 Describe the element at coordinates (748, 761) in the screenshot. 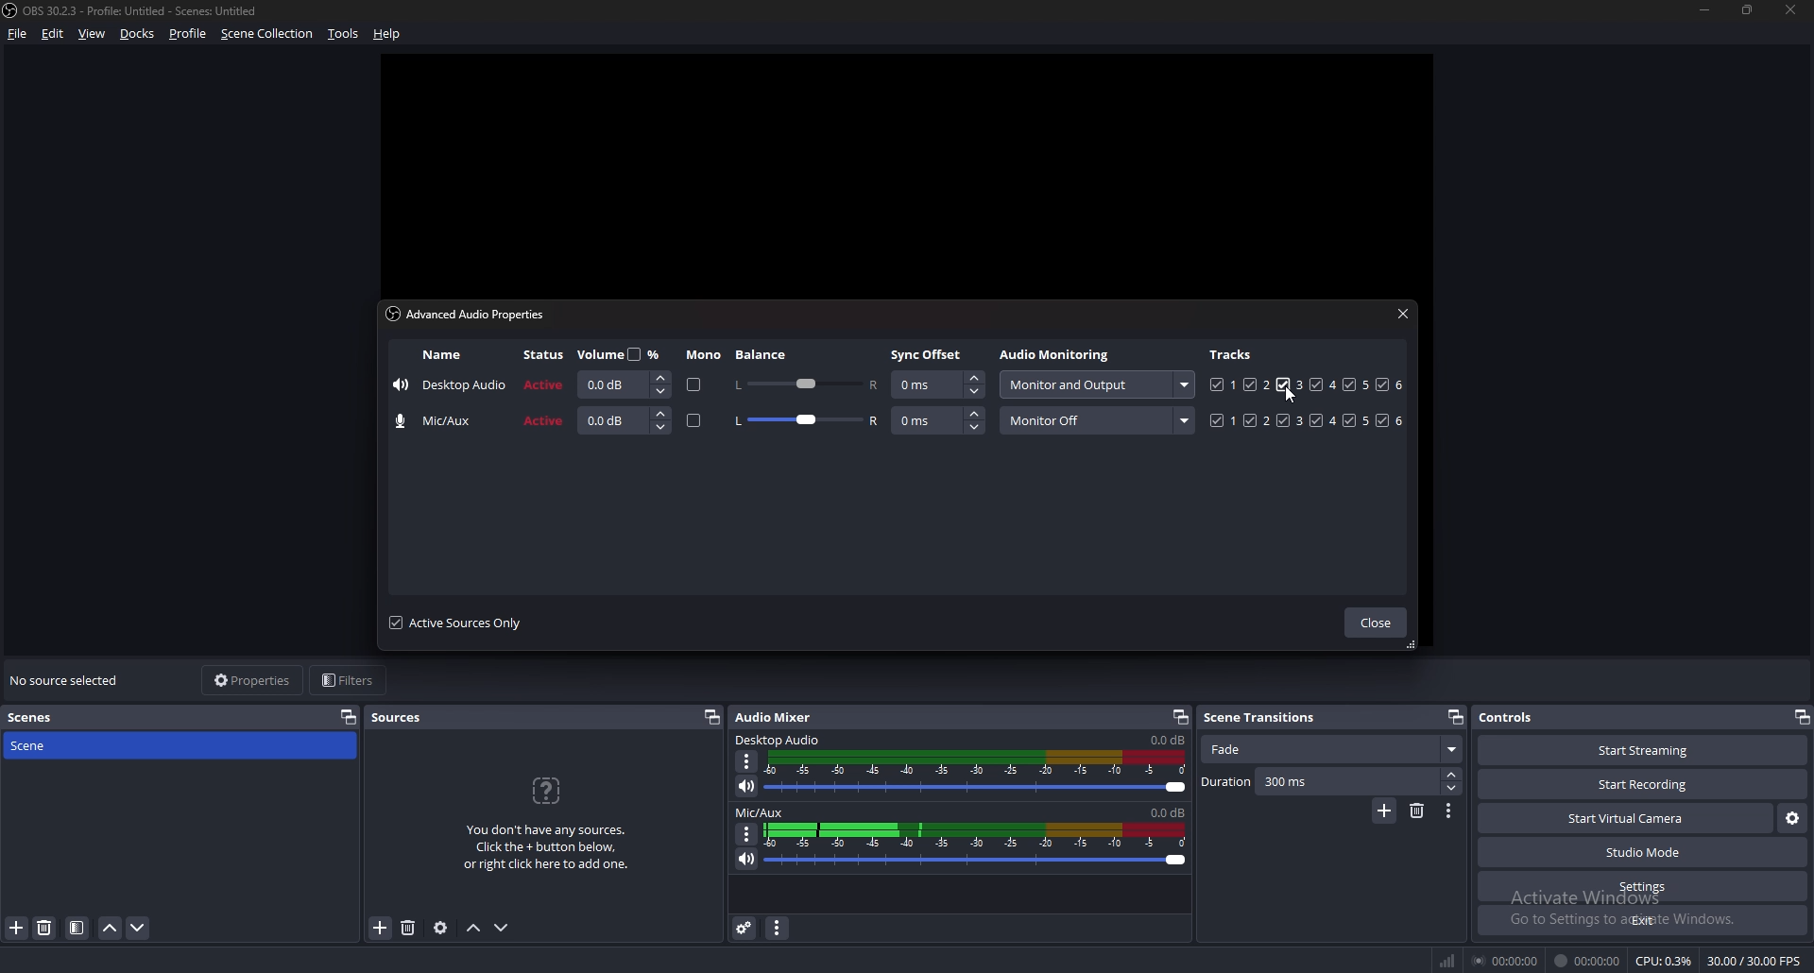

I see `options` at that location.